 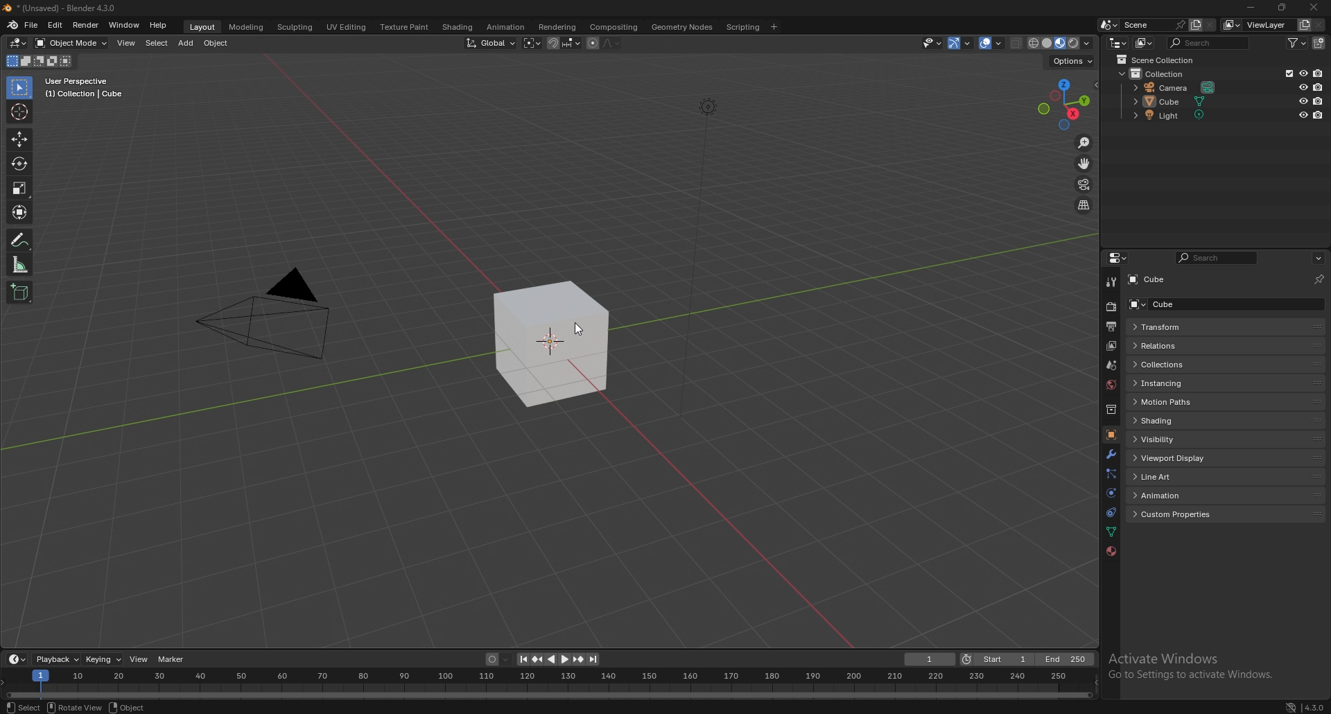 What do you see at coordinates (1319, 25) in the screenshot?
I see `remove view layer` at bounding box center [1319, 25].